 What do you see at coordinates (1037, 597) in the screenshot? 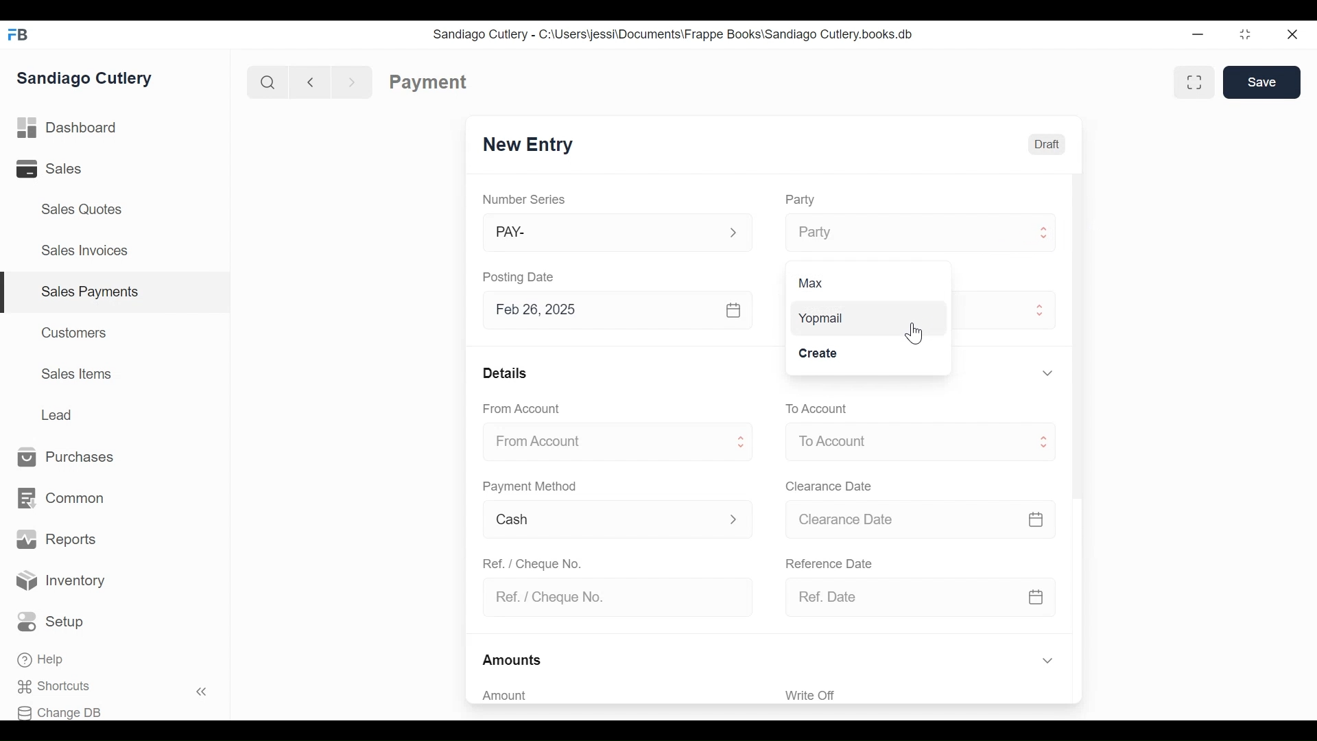
I see `Calendar` at bounding box center [1037, 597].